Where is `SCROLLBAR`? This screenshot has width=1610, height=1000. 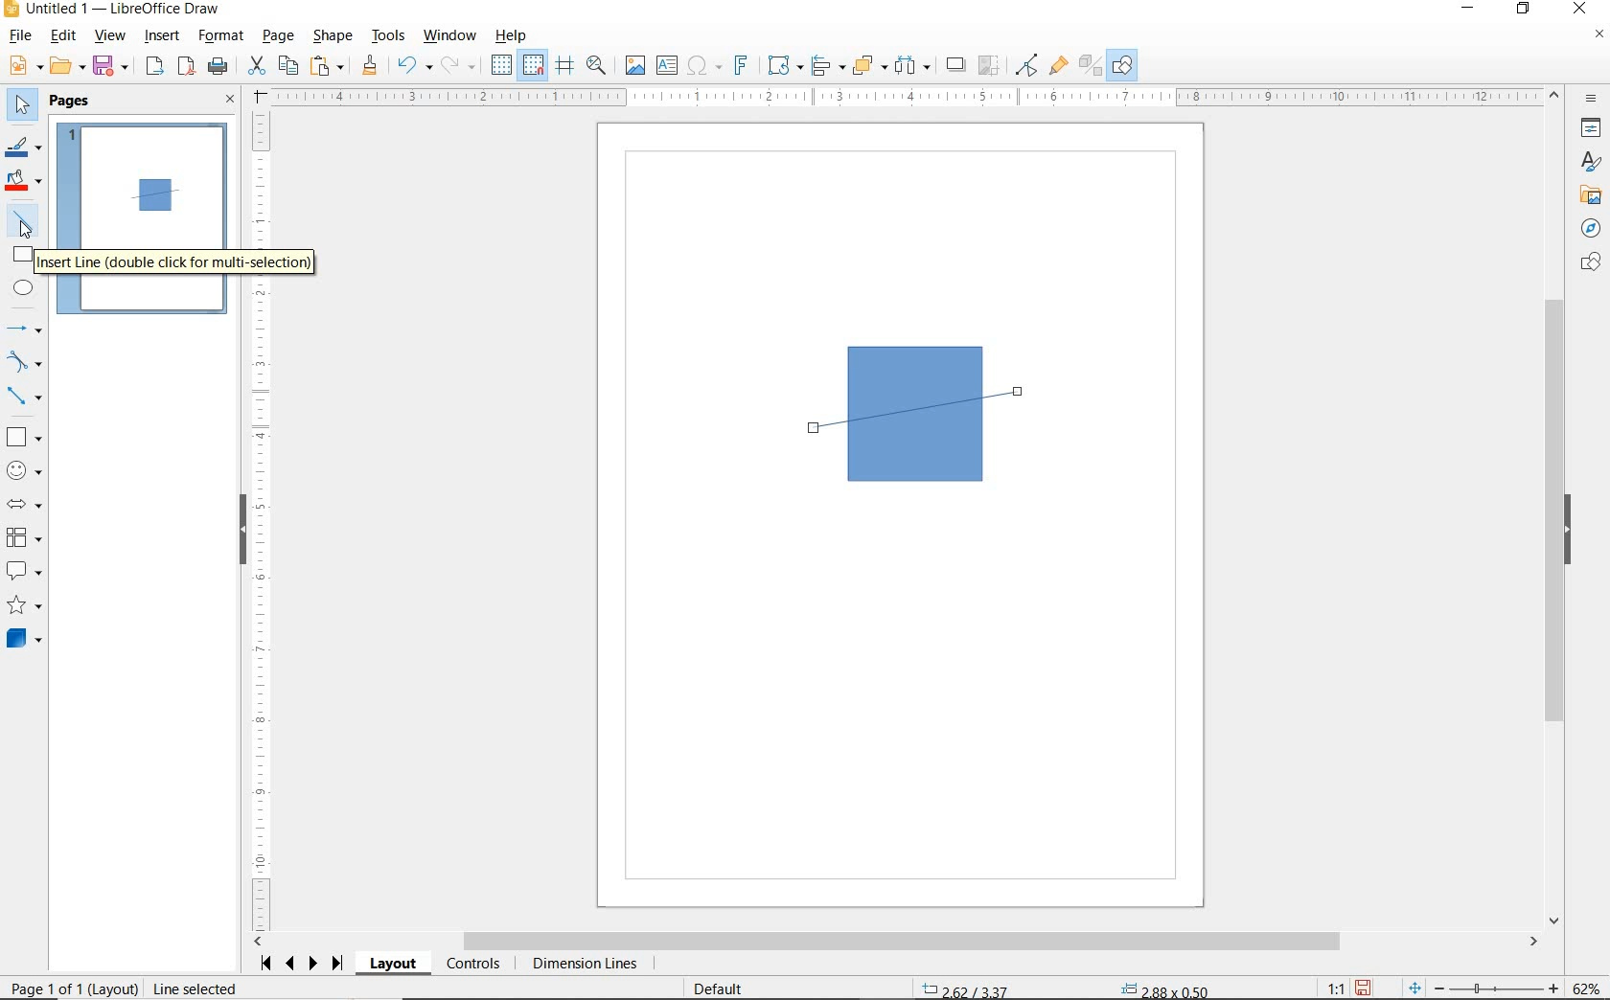
SCROLLBAR is located at coordinates (1557, 507).